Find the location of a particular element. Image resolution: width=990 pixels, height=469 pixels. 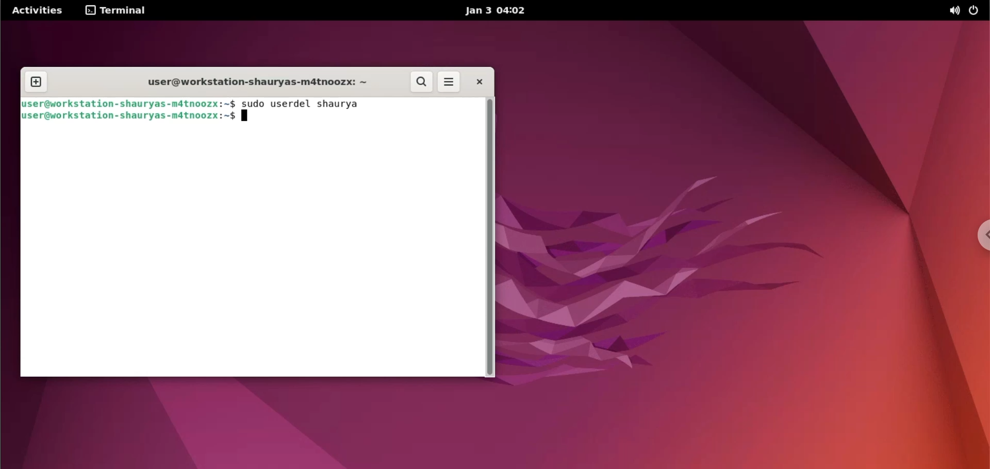

user@workstation-shauryas-m4tnoozx:~$  is located at coordinates (131, 103).